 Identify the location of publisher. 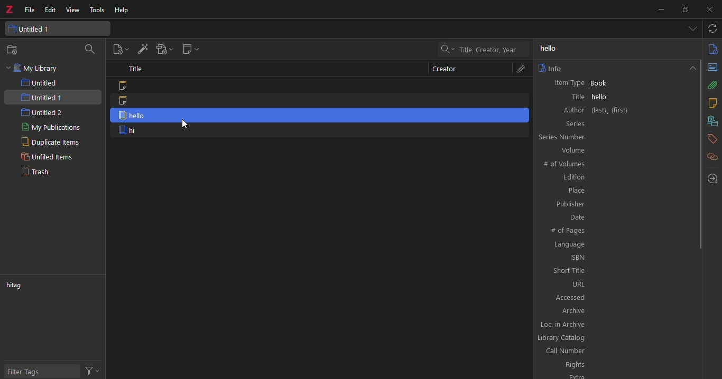
(571, 204).